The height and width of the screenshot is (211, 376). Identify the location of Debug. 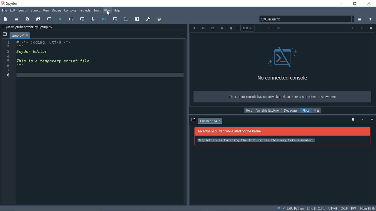
(57, 11).